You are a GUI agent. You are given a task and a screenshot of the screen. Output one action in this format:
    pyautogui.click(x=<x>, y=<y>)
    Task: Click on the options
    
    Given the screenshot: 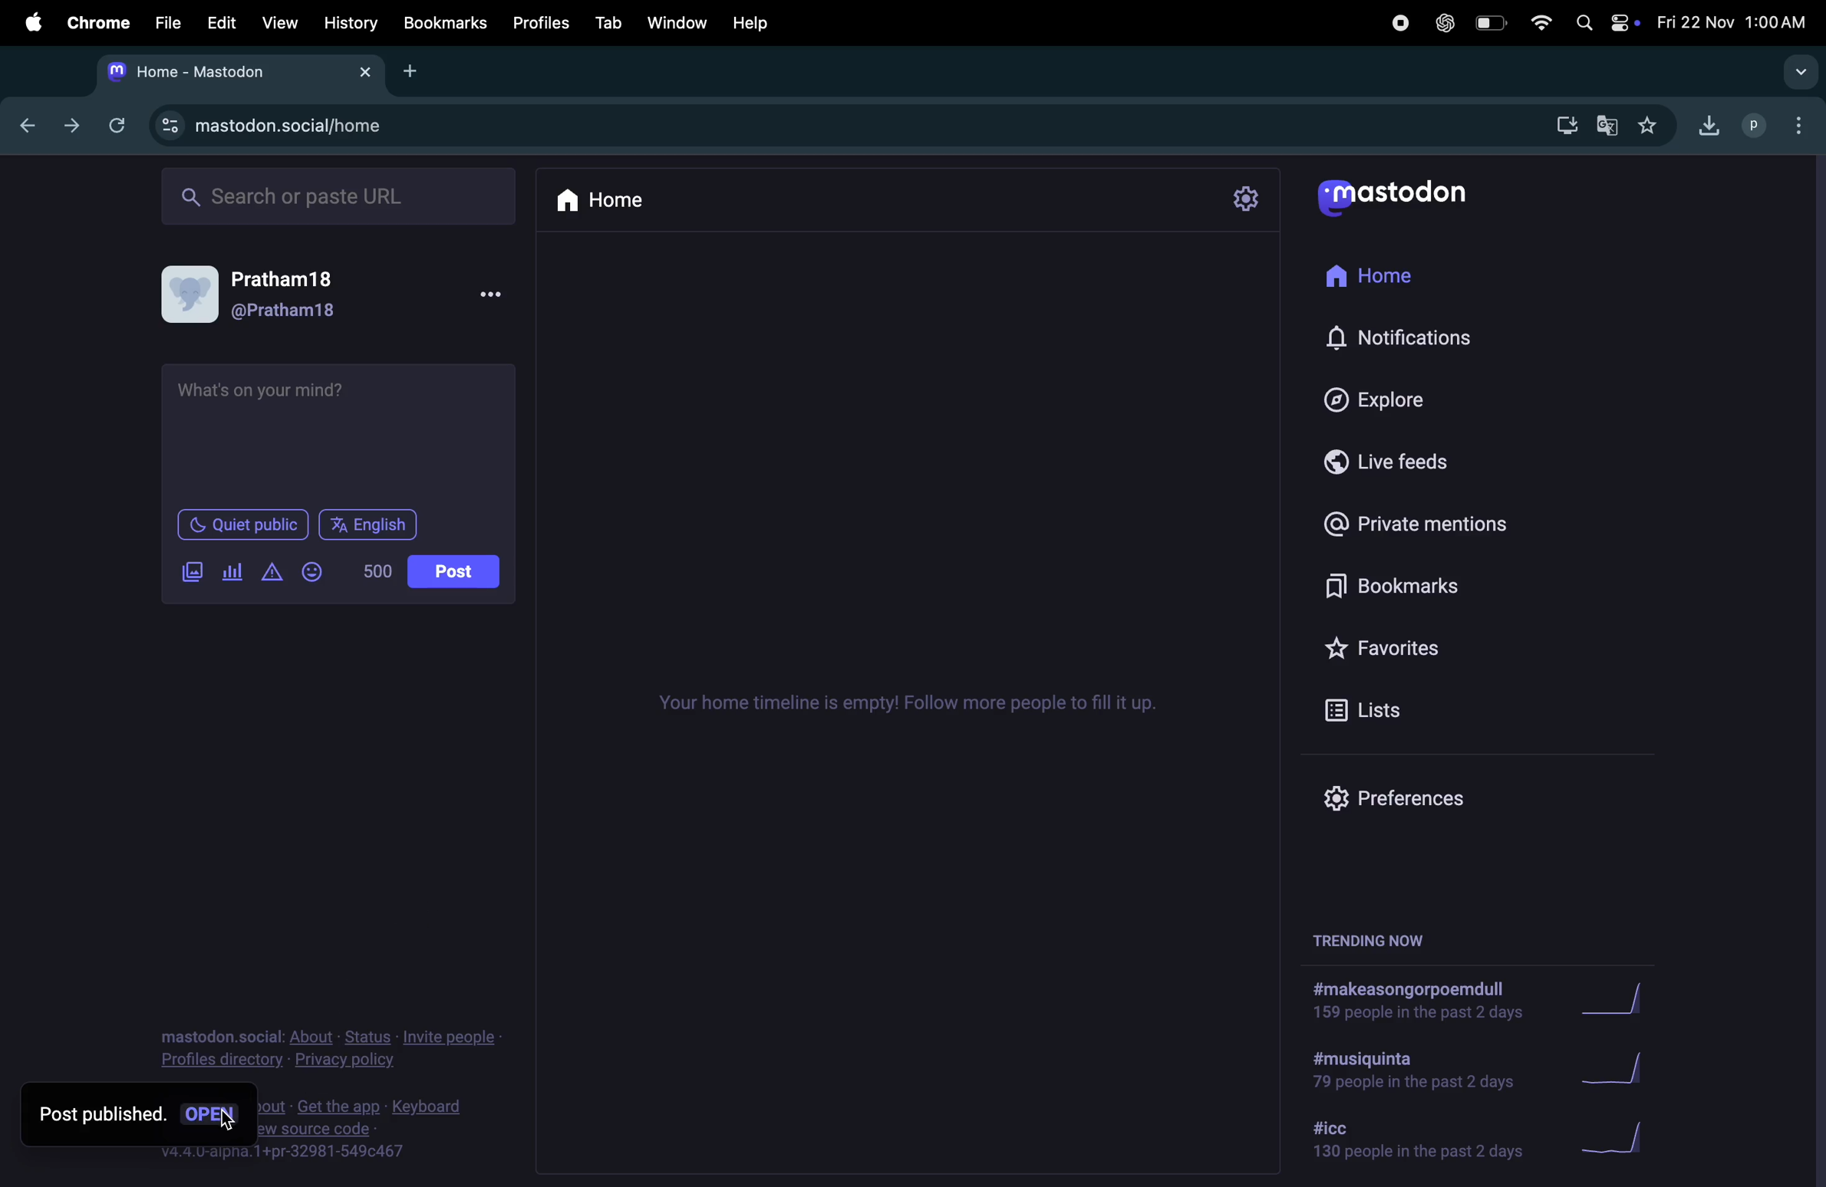 What is the action you would take?
    pyautogui.click(x=1795, y=121)
    